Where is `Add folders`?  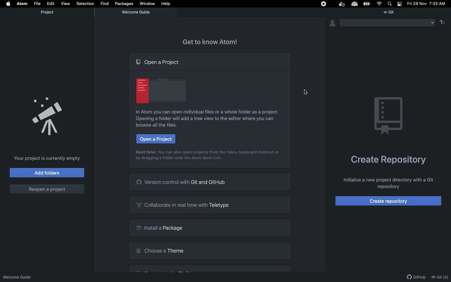
Add folders is located at coordinates (46, 172).